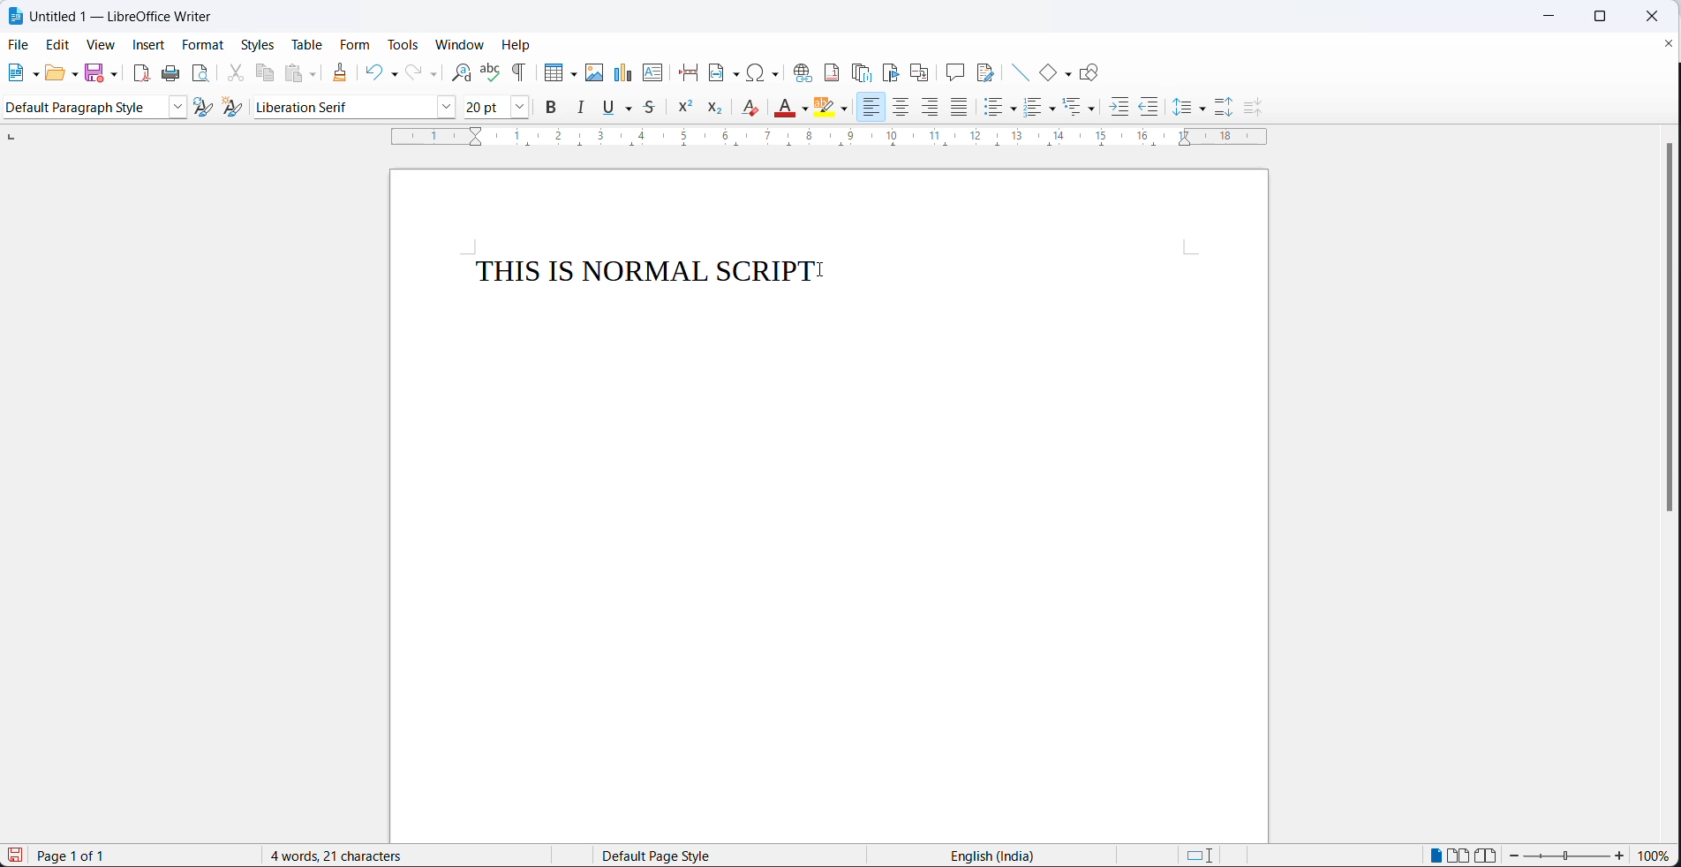 This screenshot has height=867, width=1681. What do you see at coordinates (1150, 108) in the screenshot?
I see `decrease indent` at bounding box center [1150, 108].